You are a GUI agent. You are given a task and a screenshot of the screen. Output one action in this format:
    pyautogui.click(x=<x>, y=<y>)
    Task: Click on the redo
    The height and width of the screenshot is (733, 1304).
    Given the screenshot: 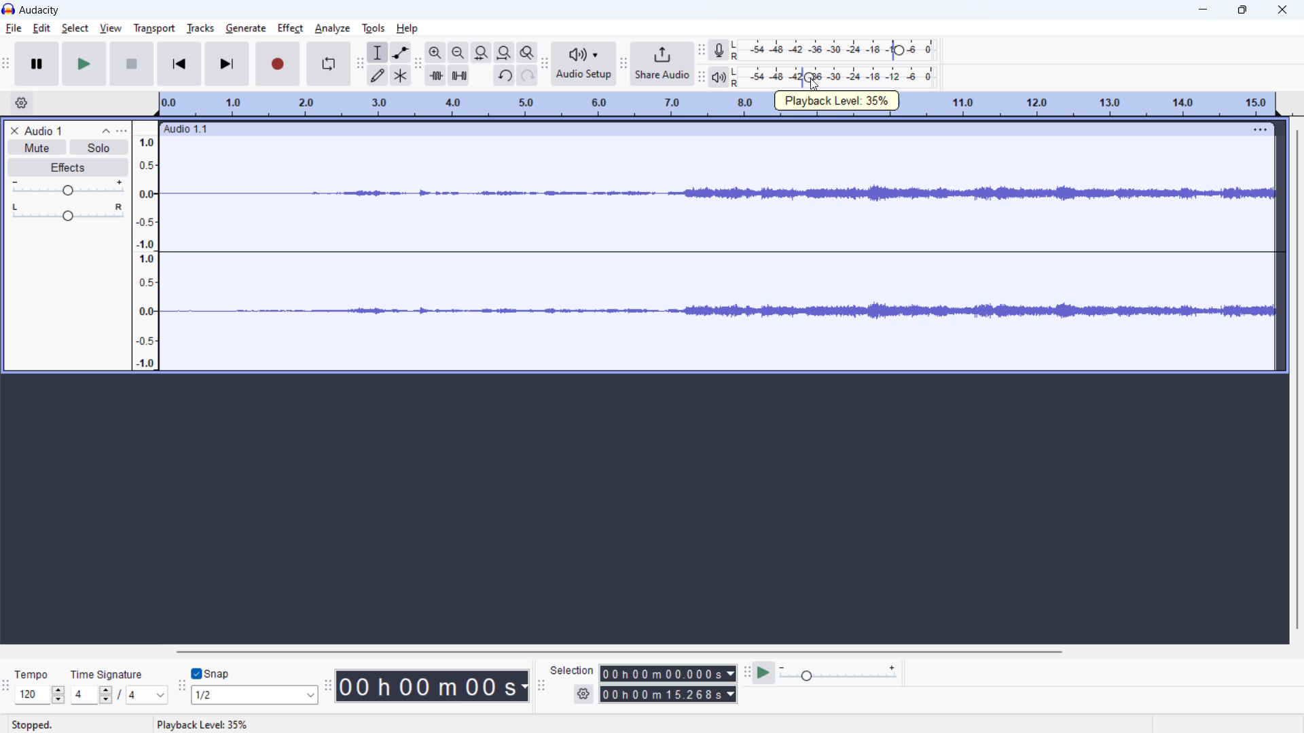 What is the action you would take?
    pyautogui.click(x=527, y=75)
    